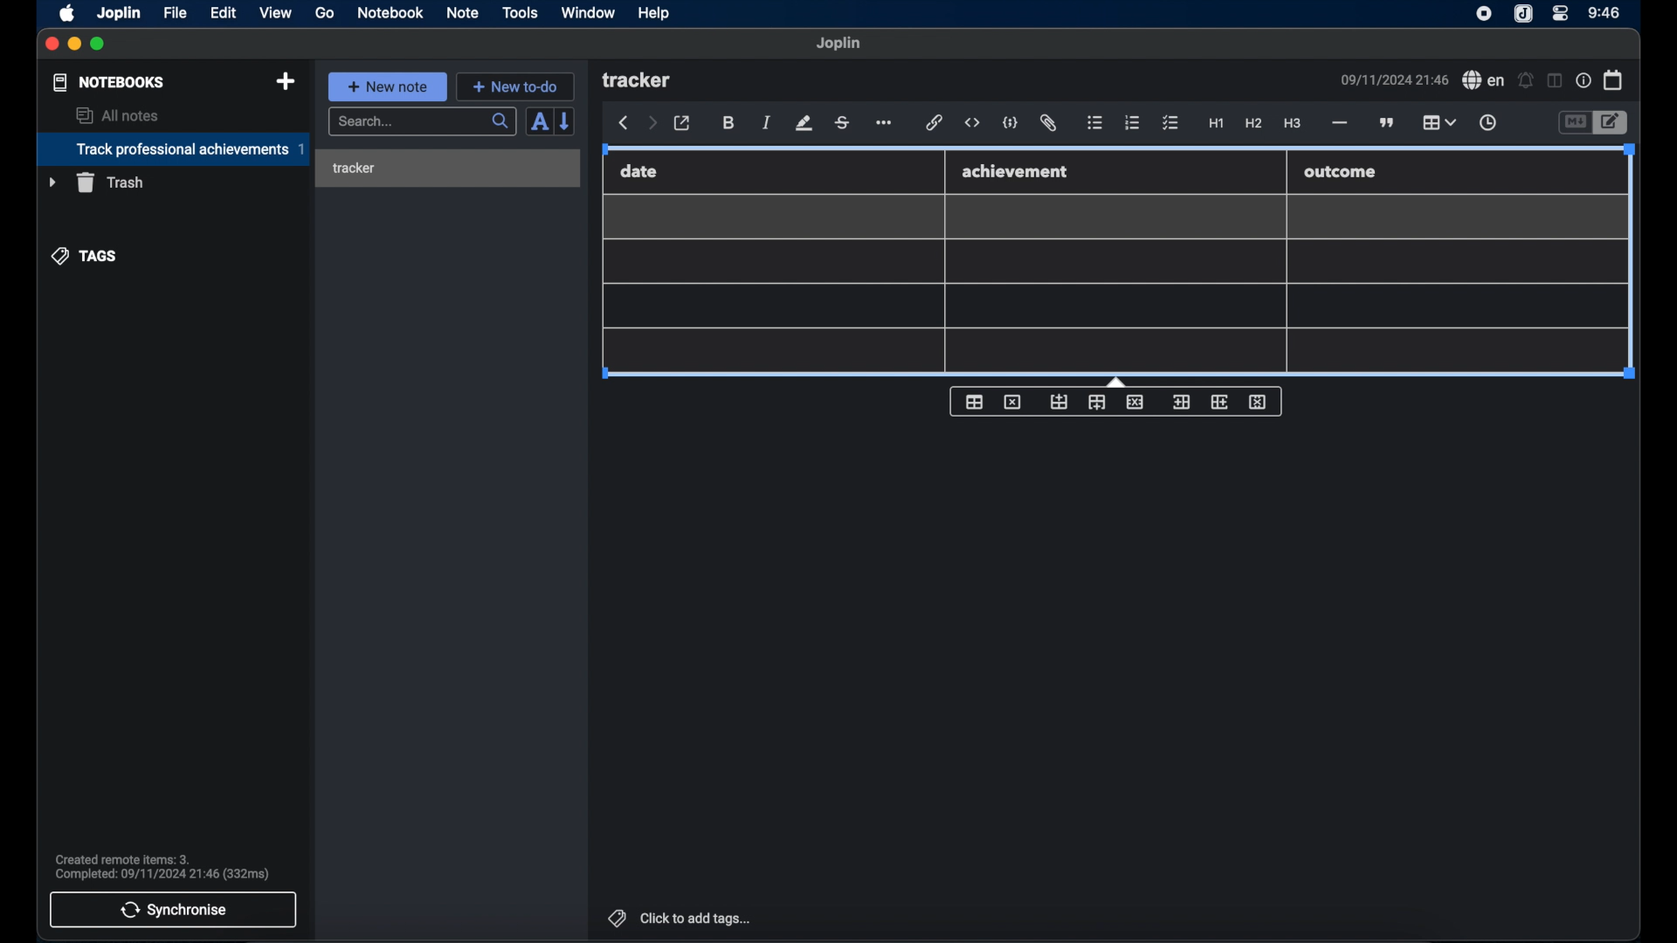 The image size is (1677, 943). Describe the element at coordinates (1342, 172) in the screenshot. I see `outcome` at that location.